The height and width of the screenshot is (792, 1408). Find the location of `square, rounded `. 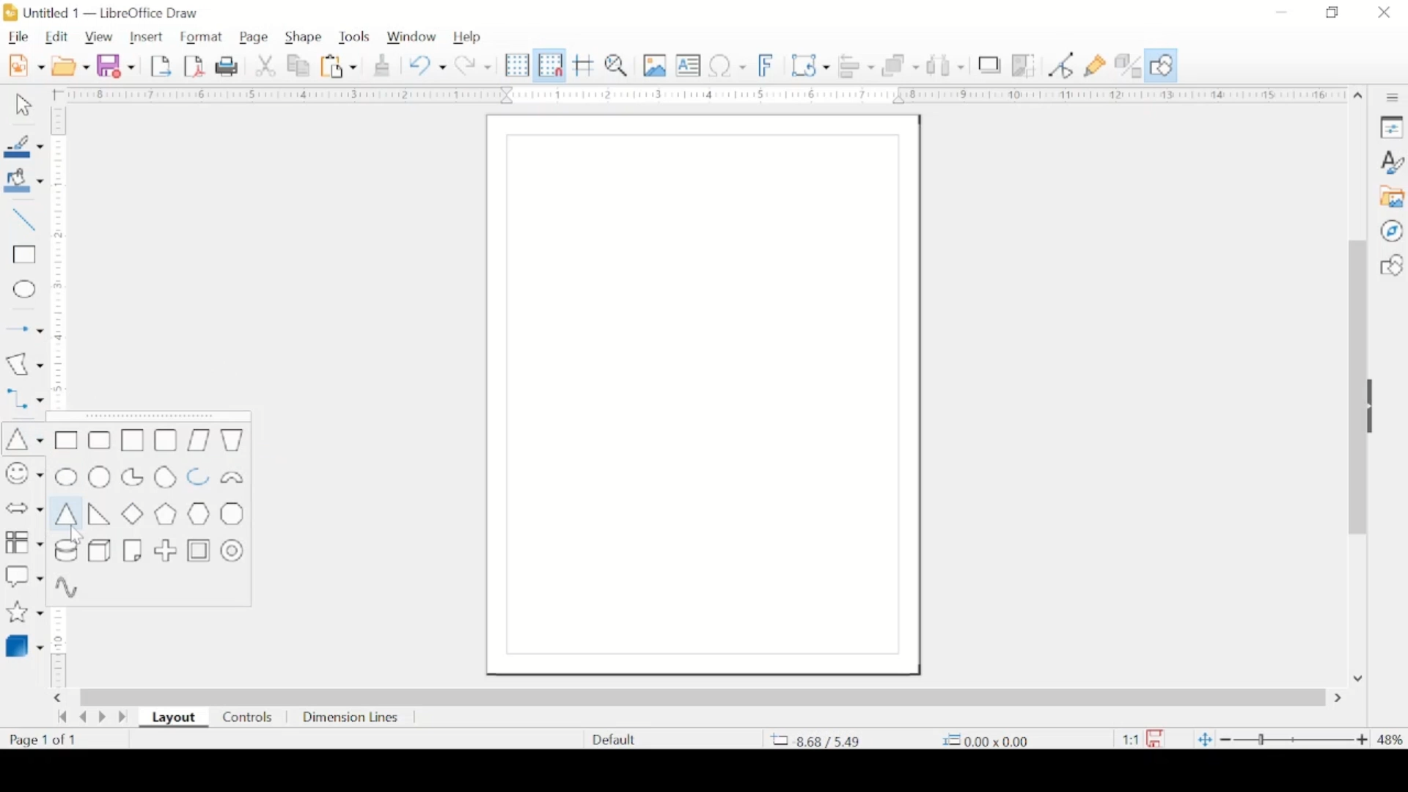

square, rounded  is located at coordinates (166, 441).